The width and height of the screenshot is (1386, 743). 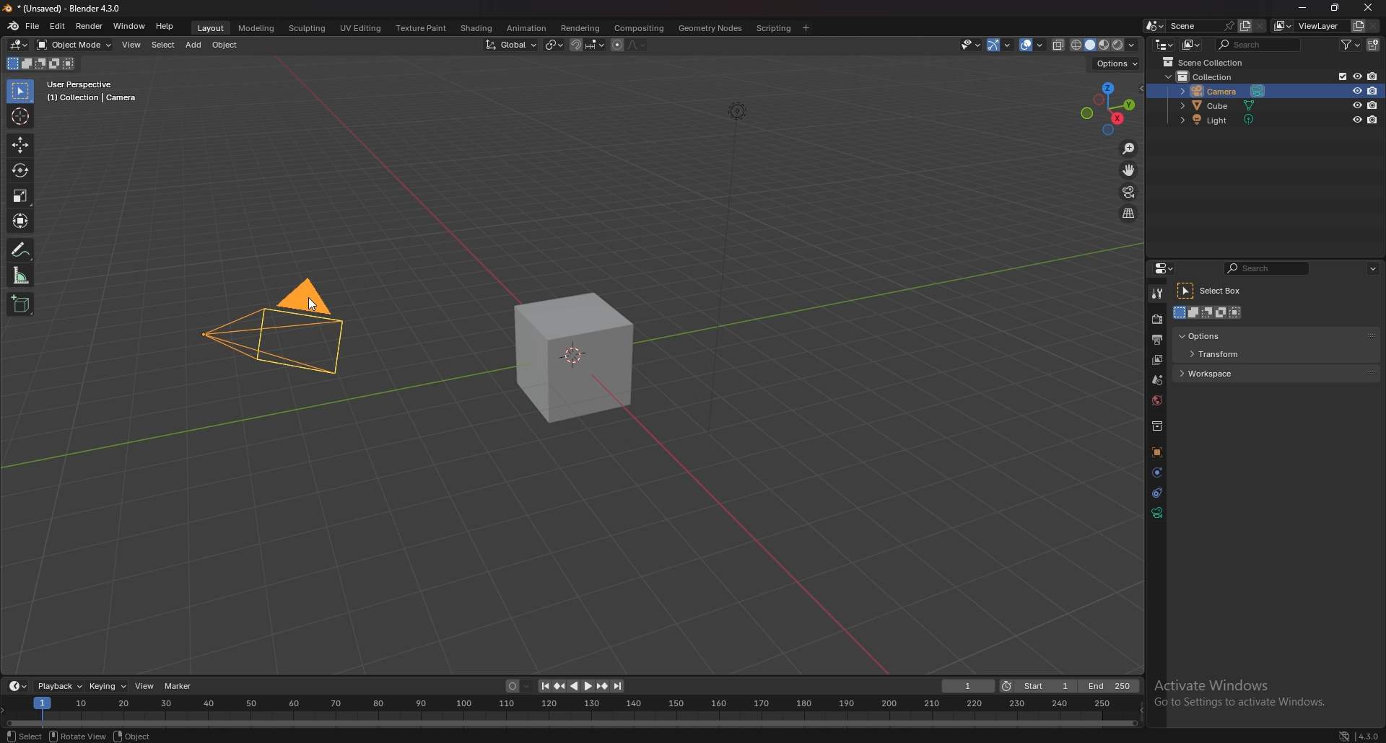 I want to click on marker, so click(x=180, y=686).